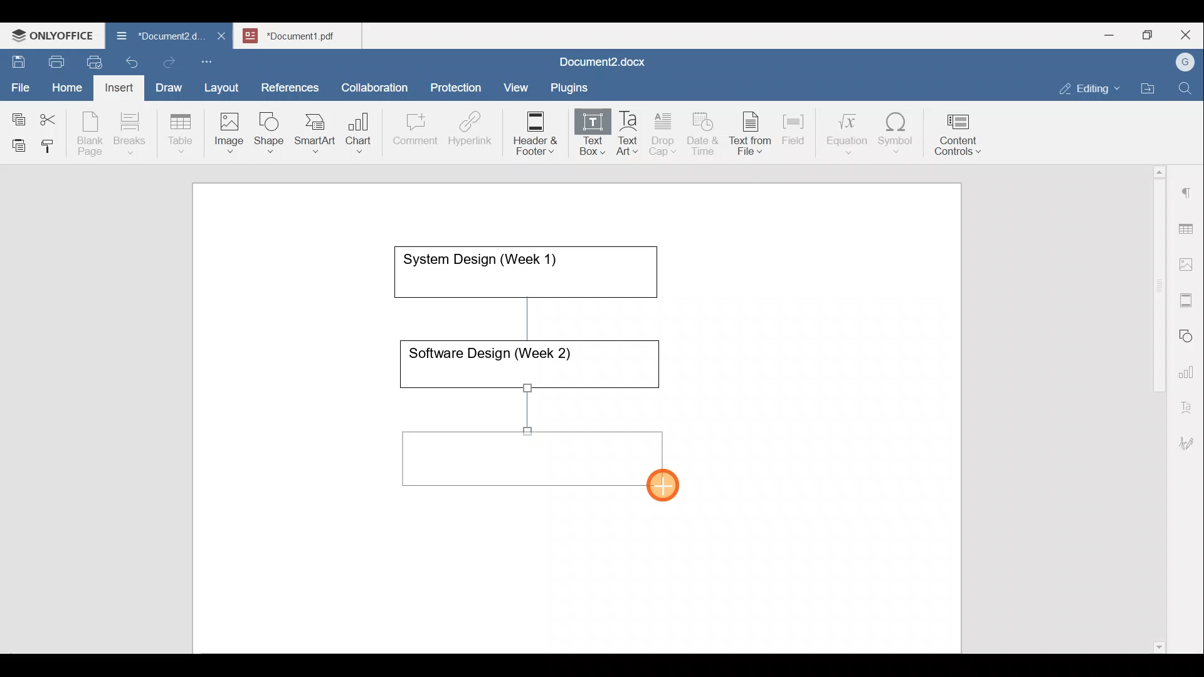 This screenshot has height=677, width=1204. Describe the element at coordinates (129, 60) in the screenshot. I see `Undo` at that location.